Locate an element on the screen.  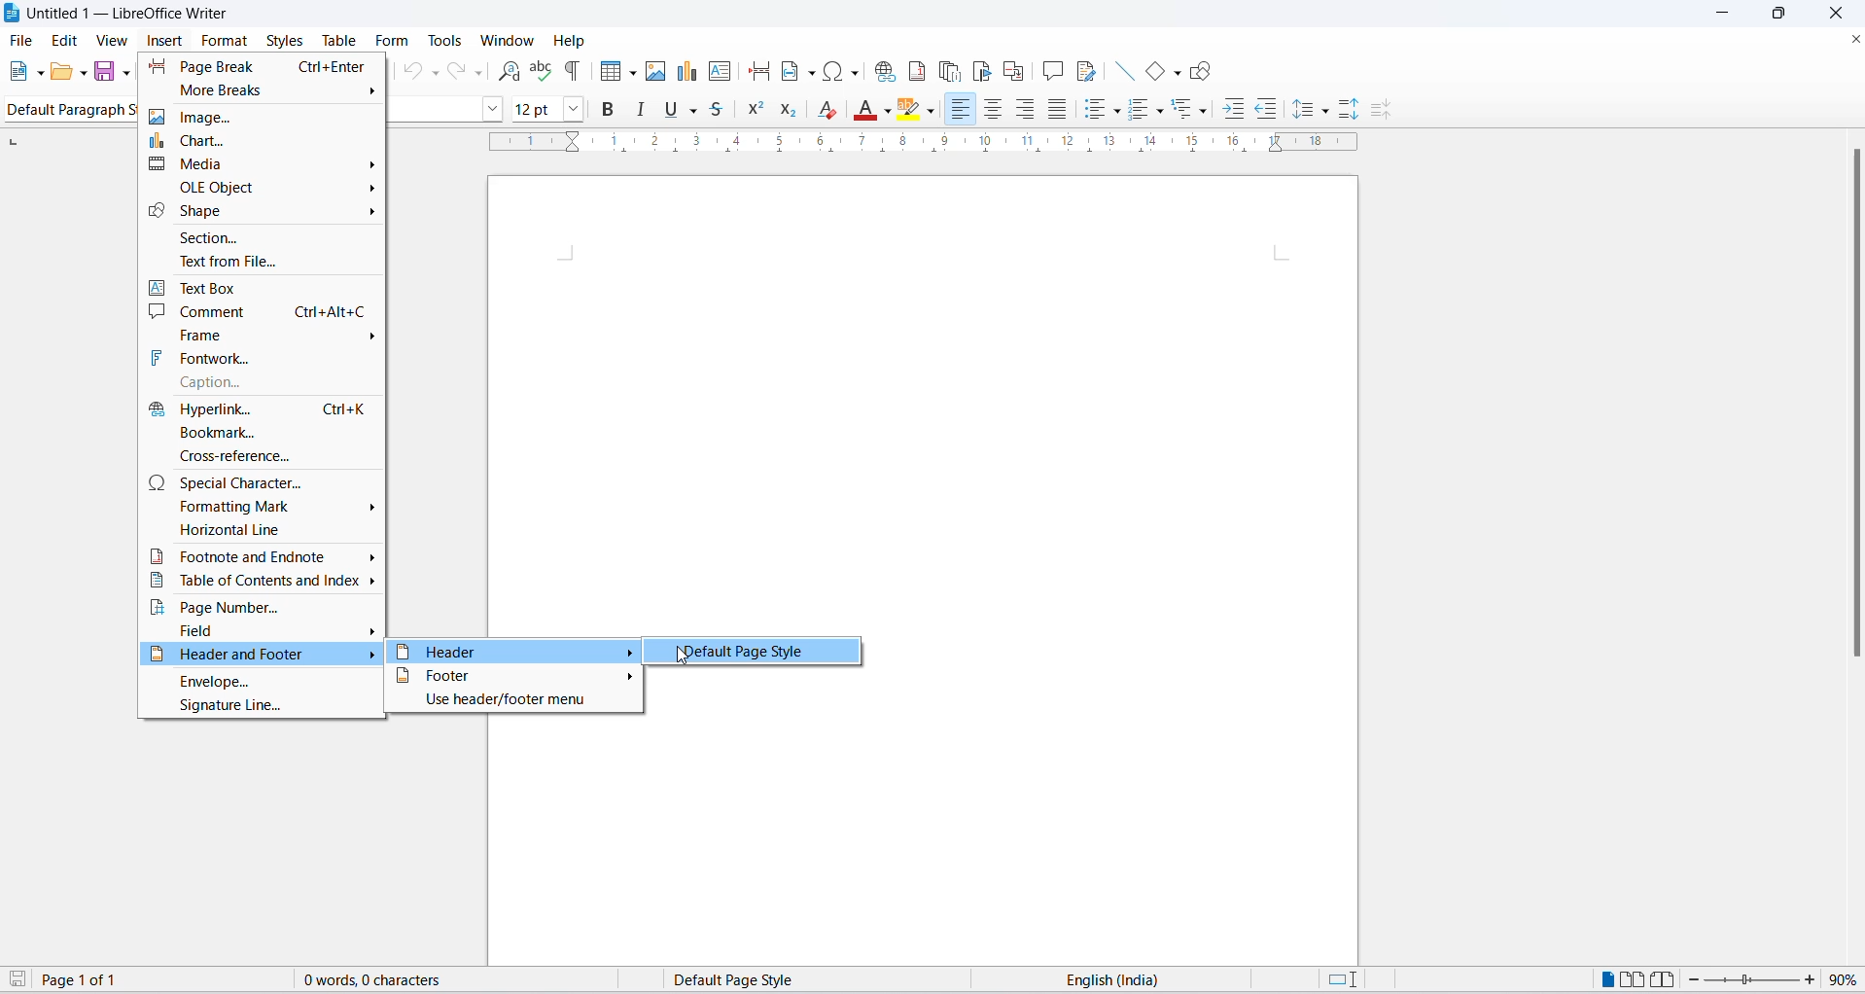
hyperlink is located at coordinates (256, 407).